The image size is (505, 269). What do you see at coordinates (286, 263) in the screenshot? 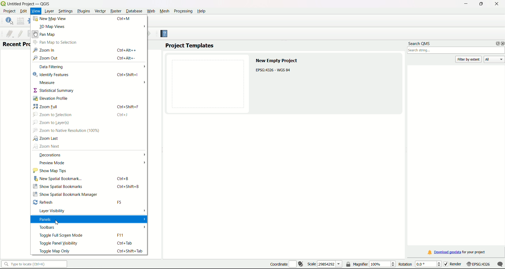
I see `coordinate` at bounding box center [286, 263].